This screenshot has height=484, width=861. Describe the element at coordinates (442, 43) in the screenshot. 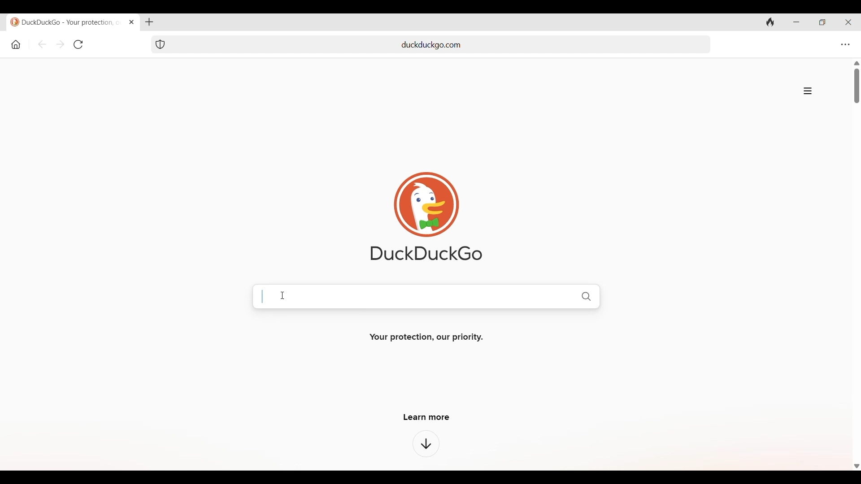

I see `Add URL` at that location.